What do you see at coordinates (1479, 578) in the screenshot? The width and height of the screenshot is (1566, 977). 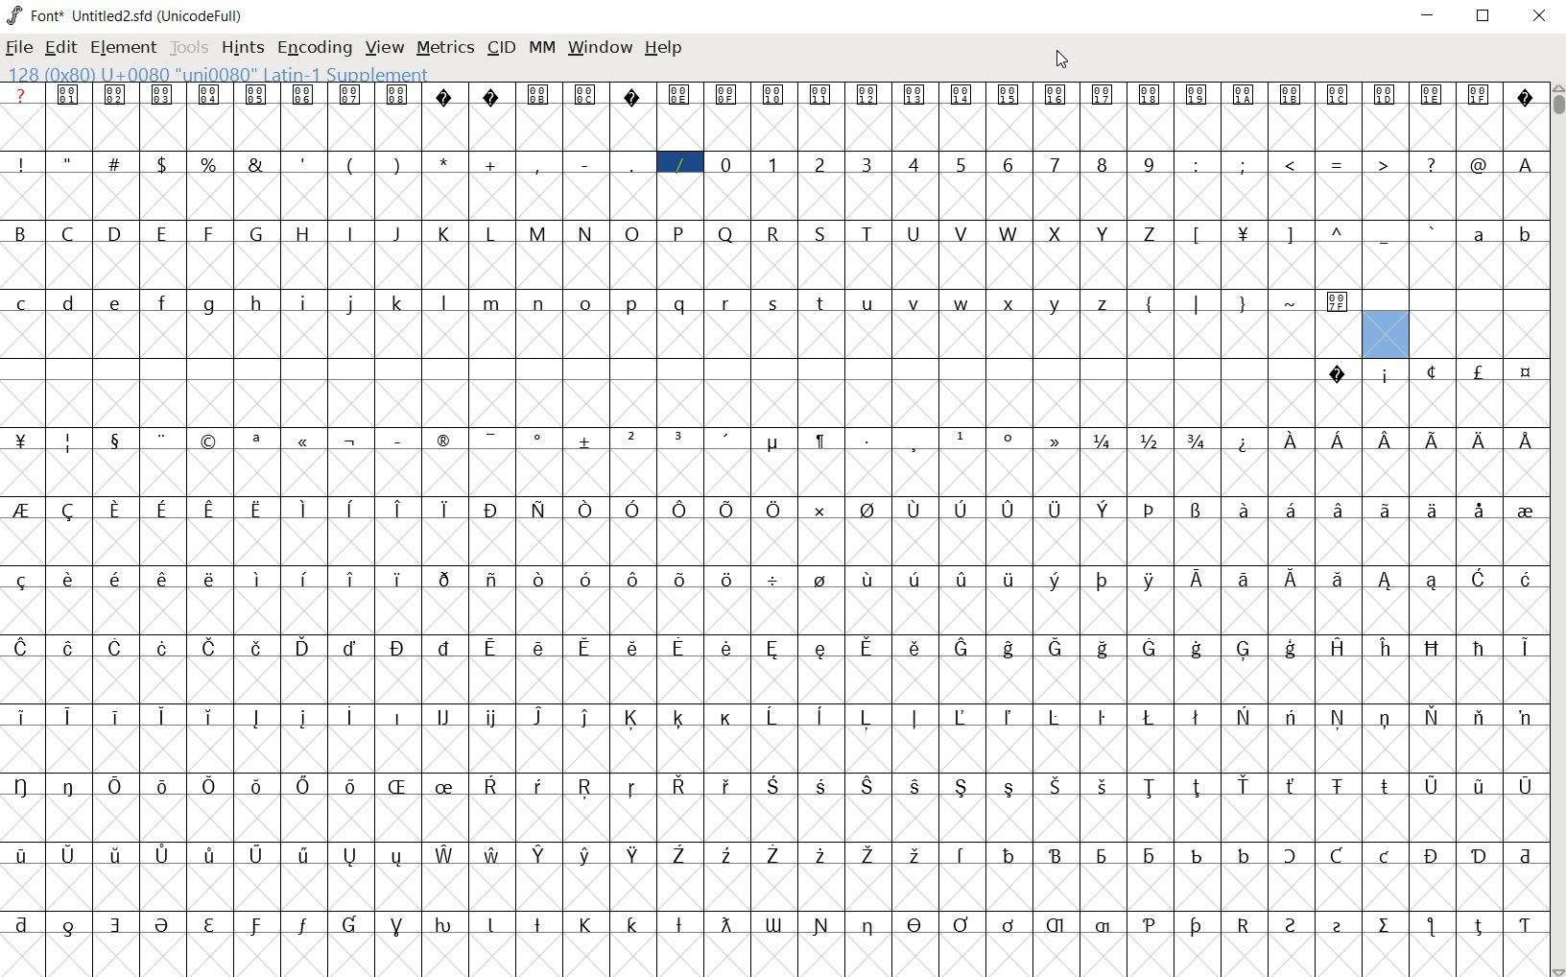 I see `glyph` at bounding box center [1479, 578].